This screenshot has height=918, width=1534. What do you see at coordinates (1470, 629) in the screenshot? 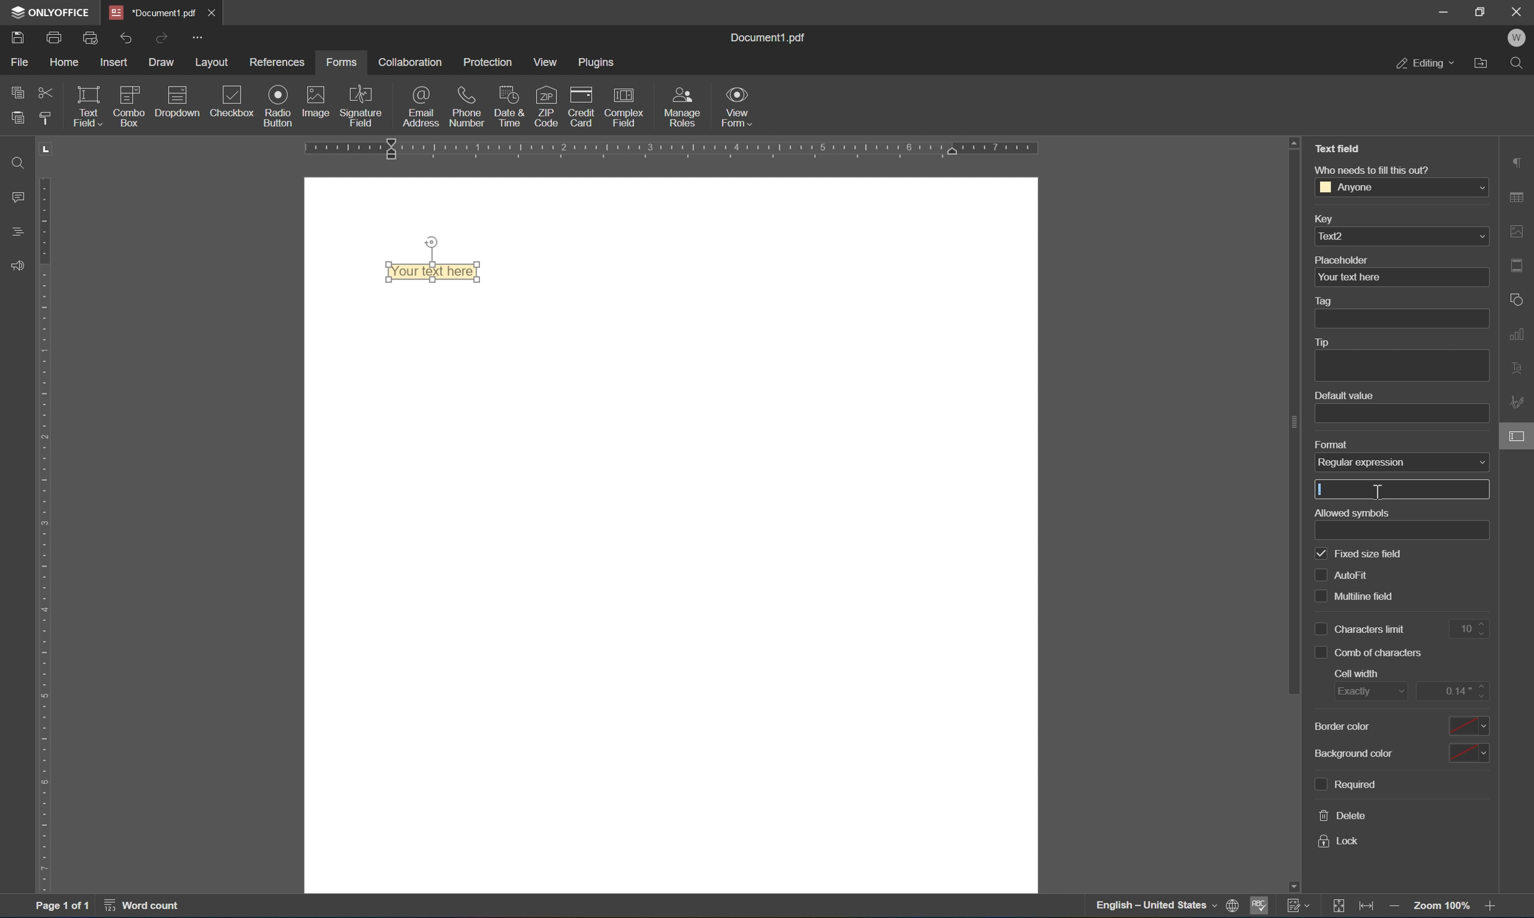
I see `10` at bounding box center [1470, 629].